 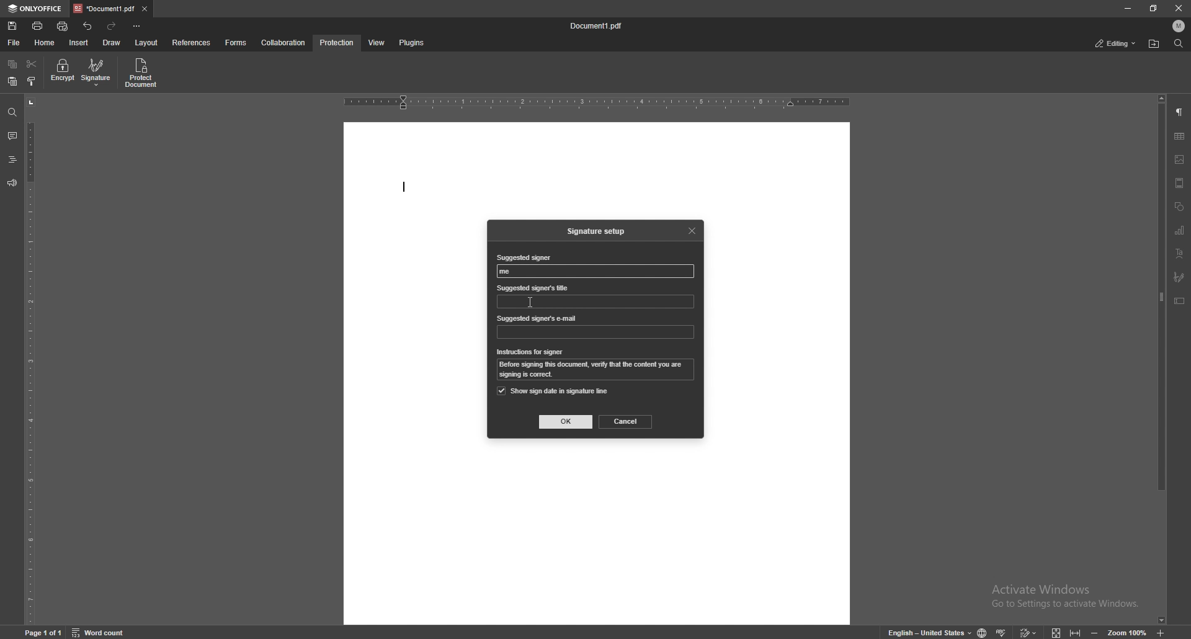 I want to click on protection, so click(x=337, y=43).